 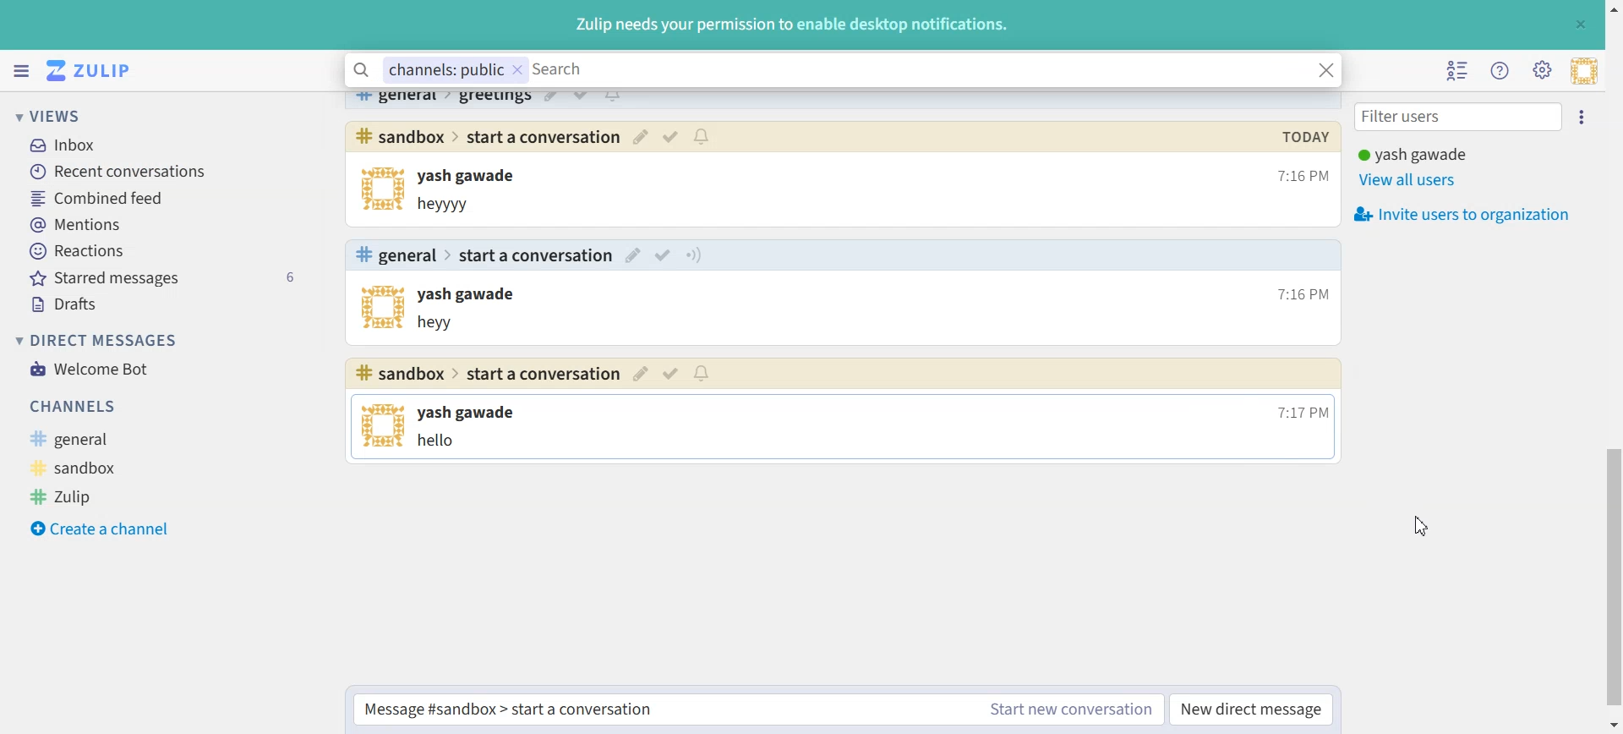 What do you see at coordinates (1542, 70) in the screenshot?
I see `Settings` at bounding box center [1542, 70].